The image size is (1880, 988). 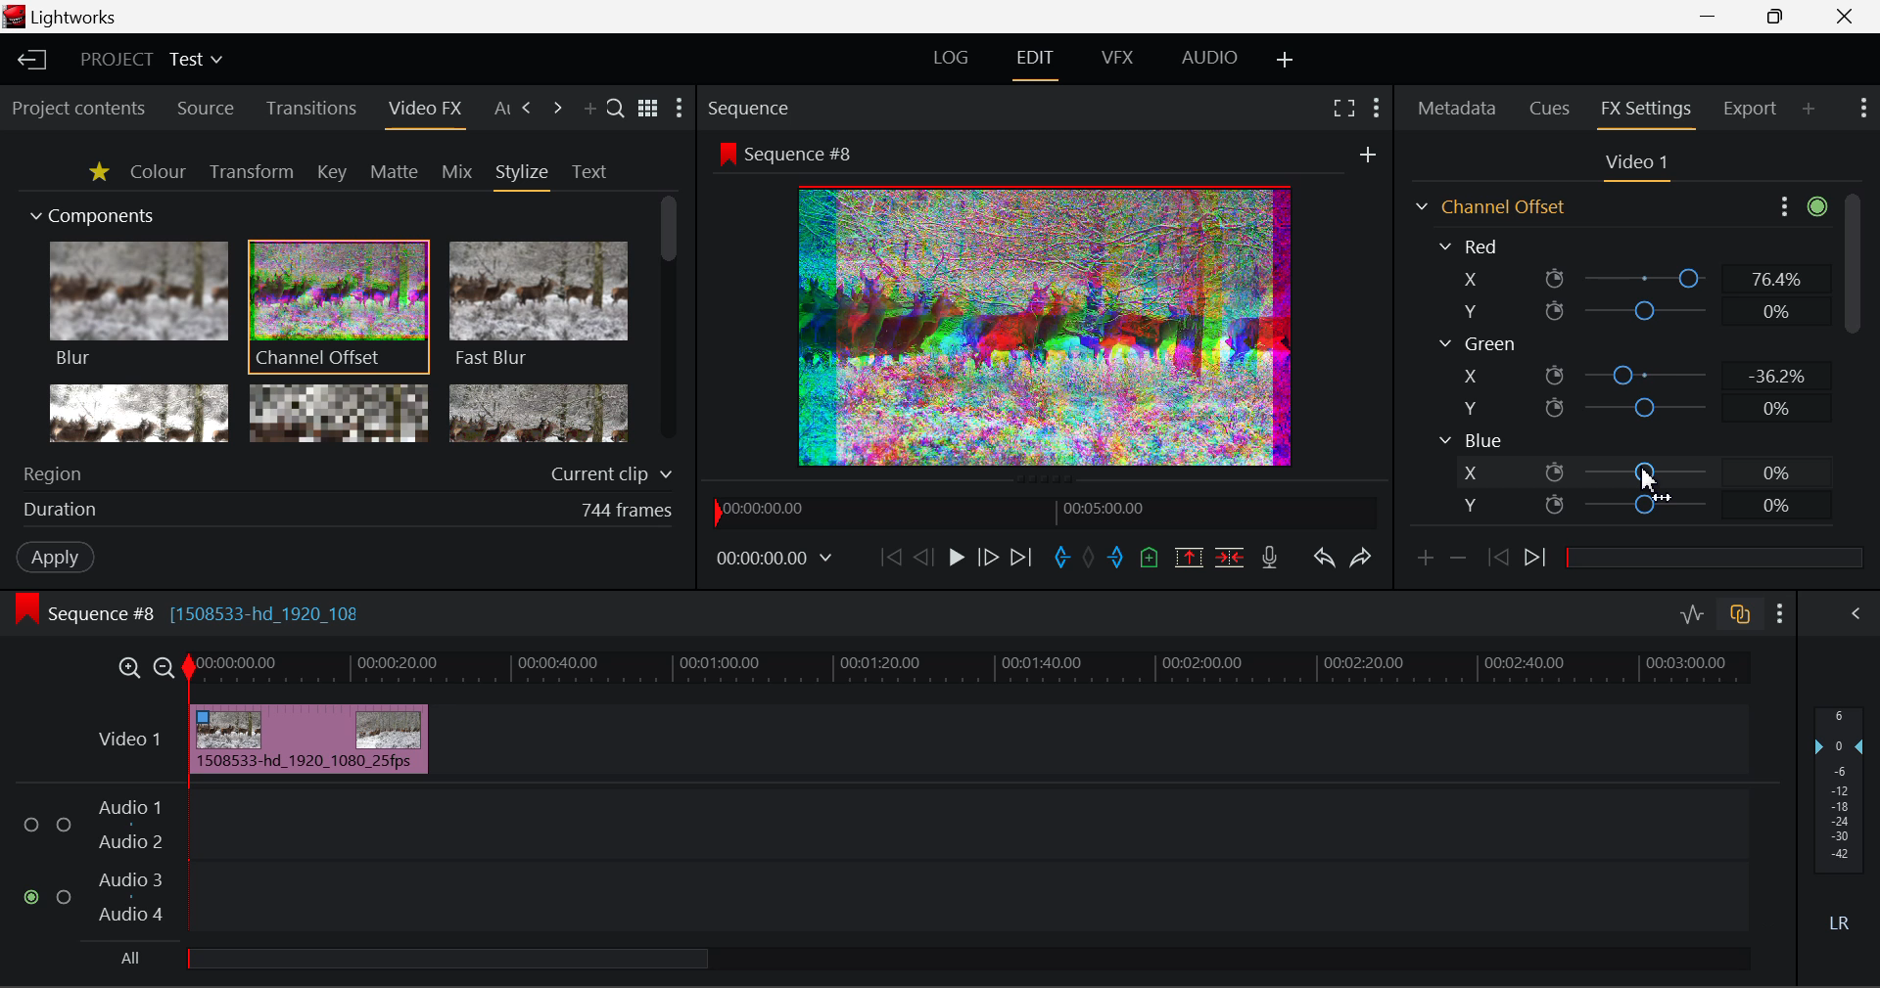 What do you see at coordinates (57, 559) in the screenshot?
I see `Apply` at bounding box center [57, 559].